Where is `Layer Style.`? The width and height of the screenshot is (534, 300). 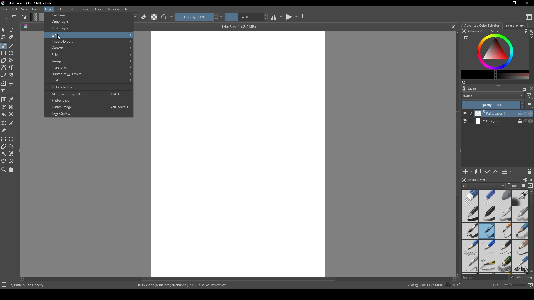 Layer Style. is located at coordinates (63, 114).